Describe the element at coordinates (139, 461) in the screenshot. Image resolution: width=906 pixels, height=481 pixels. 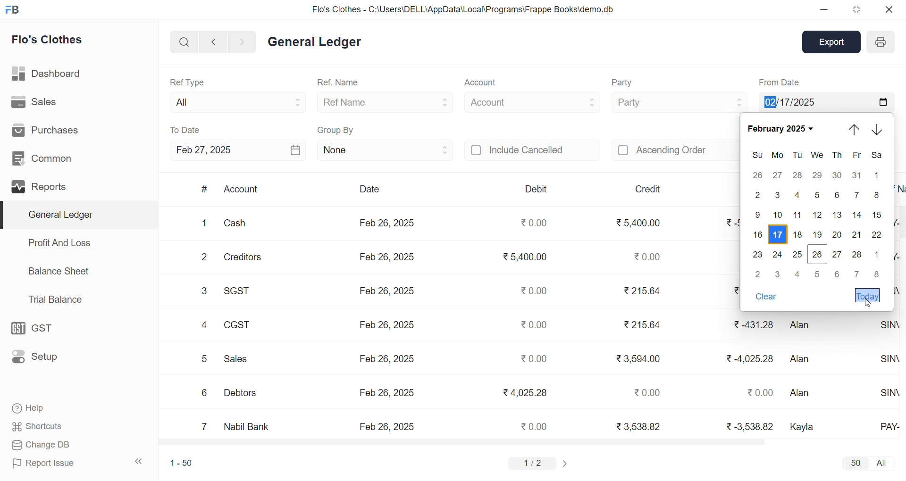
I see `COLLAPSE SIDE BAR` at that location.